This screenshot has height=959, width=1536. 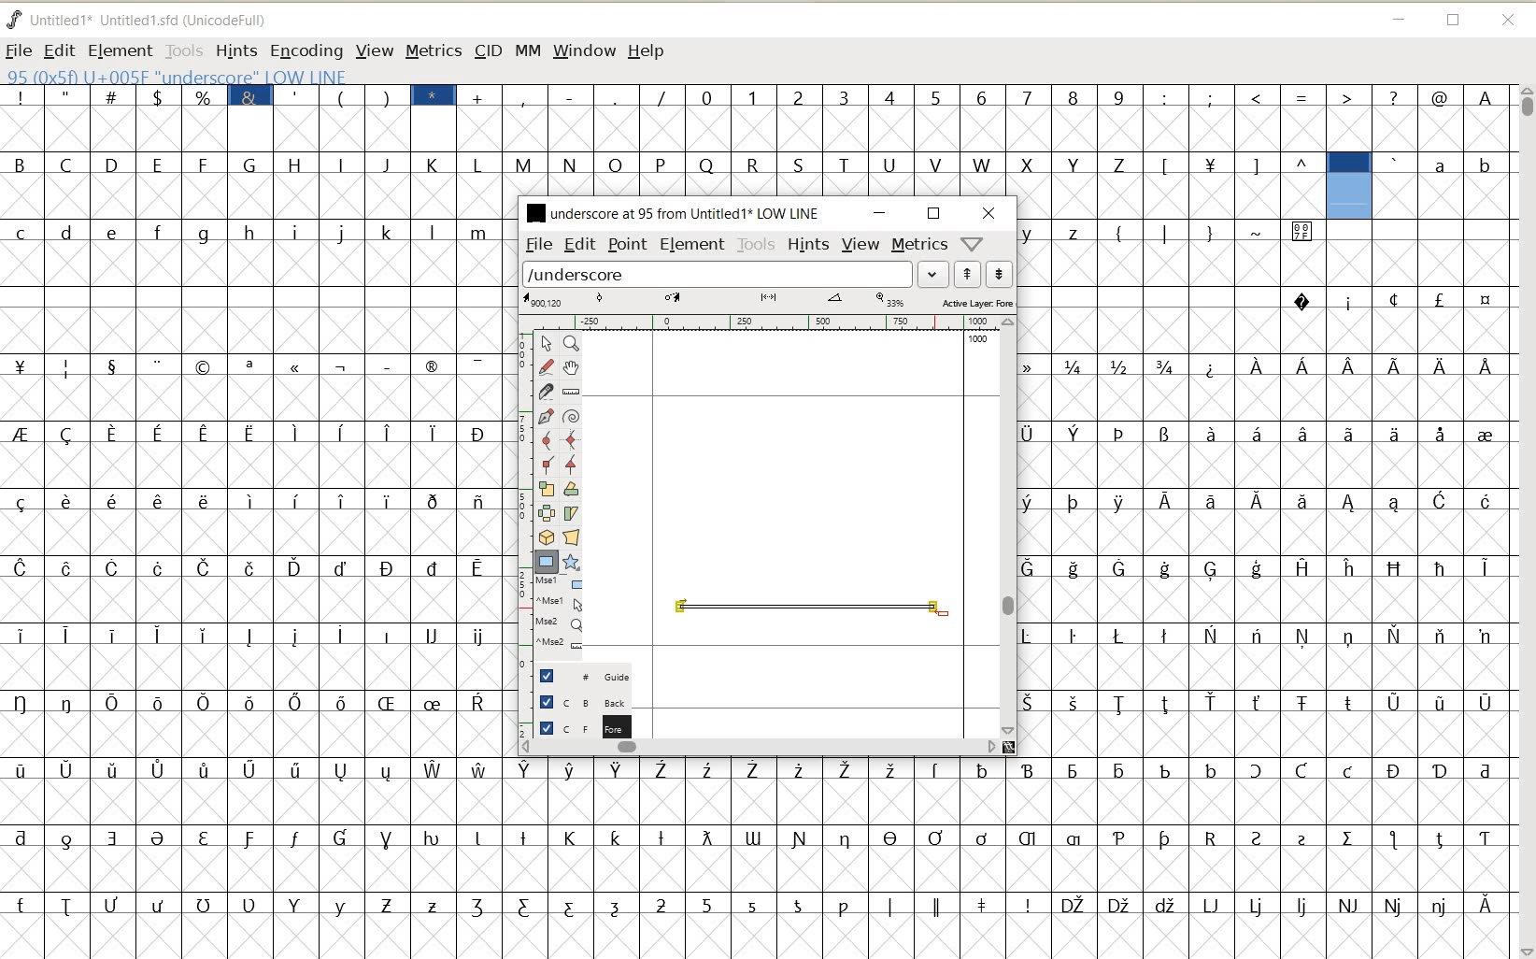 What do you see at coordinates (580, 674) in the screenshot?
I see `GUIDE` at bounding box center [580, 674].